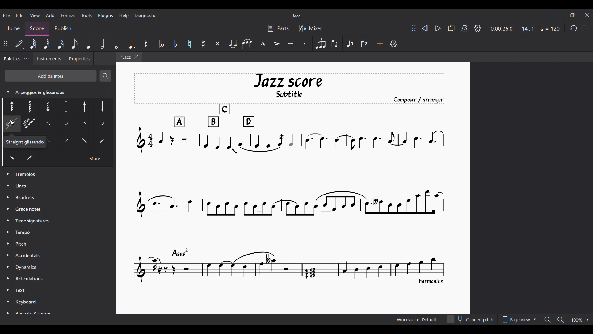 This screenshot has height=334, width=593. I want to click on Add palettes, so click(50, 75).